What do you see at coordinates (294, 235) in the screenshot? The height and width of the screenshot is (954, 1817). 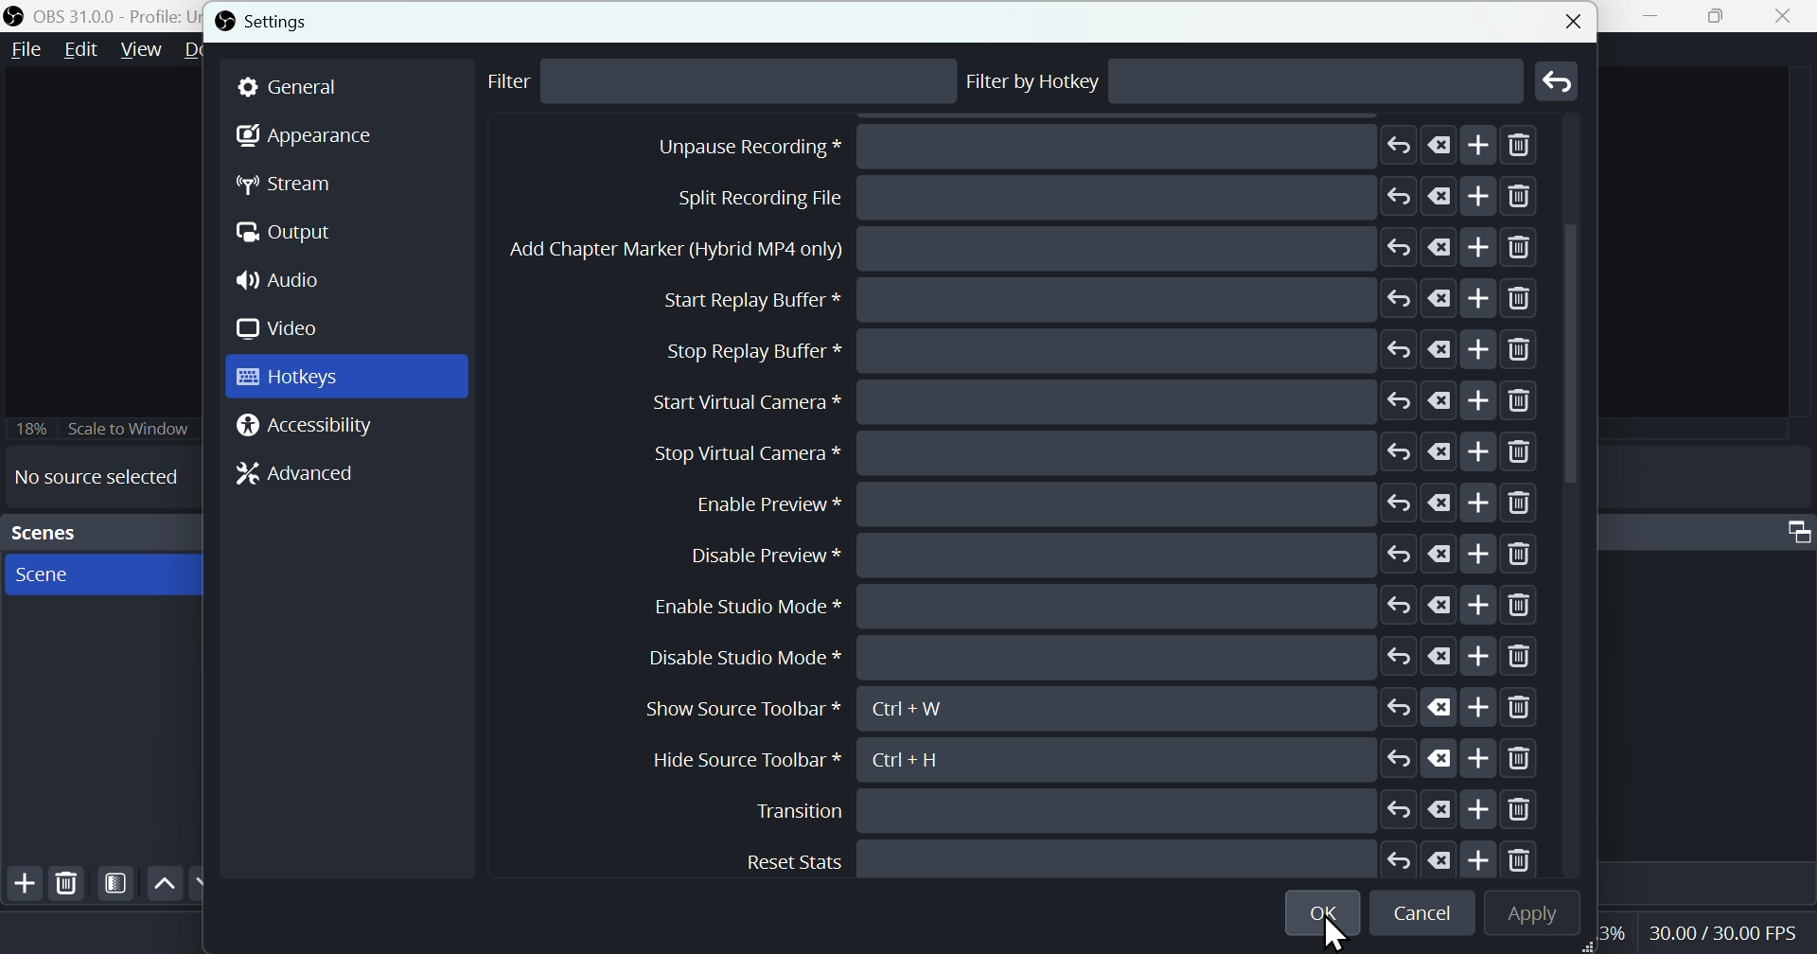 I see `Output` at bounding box center [294, 235].